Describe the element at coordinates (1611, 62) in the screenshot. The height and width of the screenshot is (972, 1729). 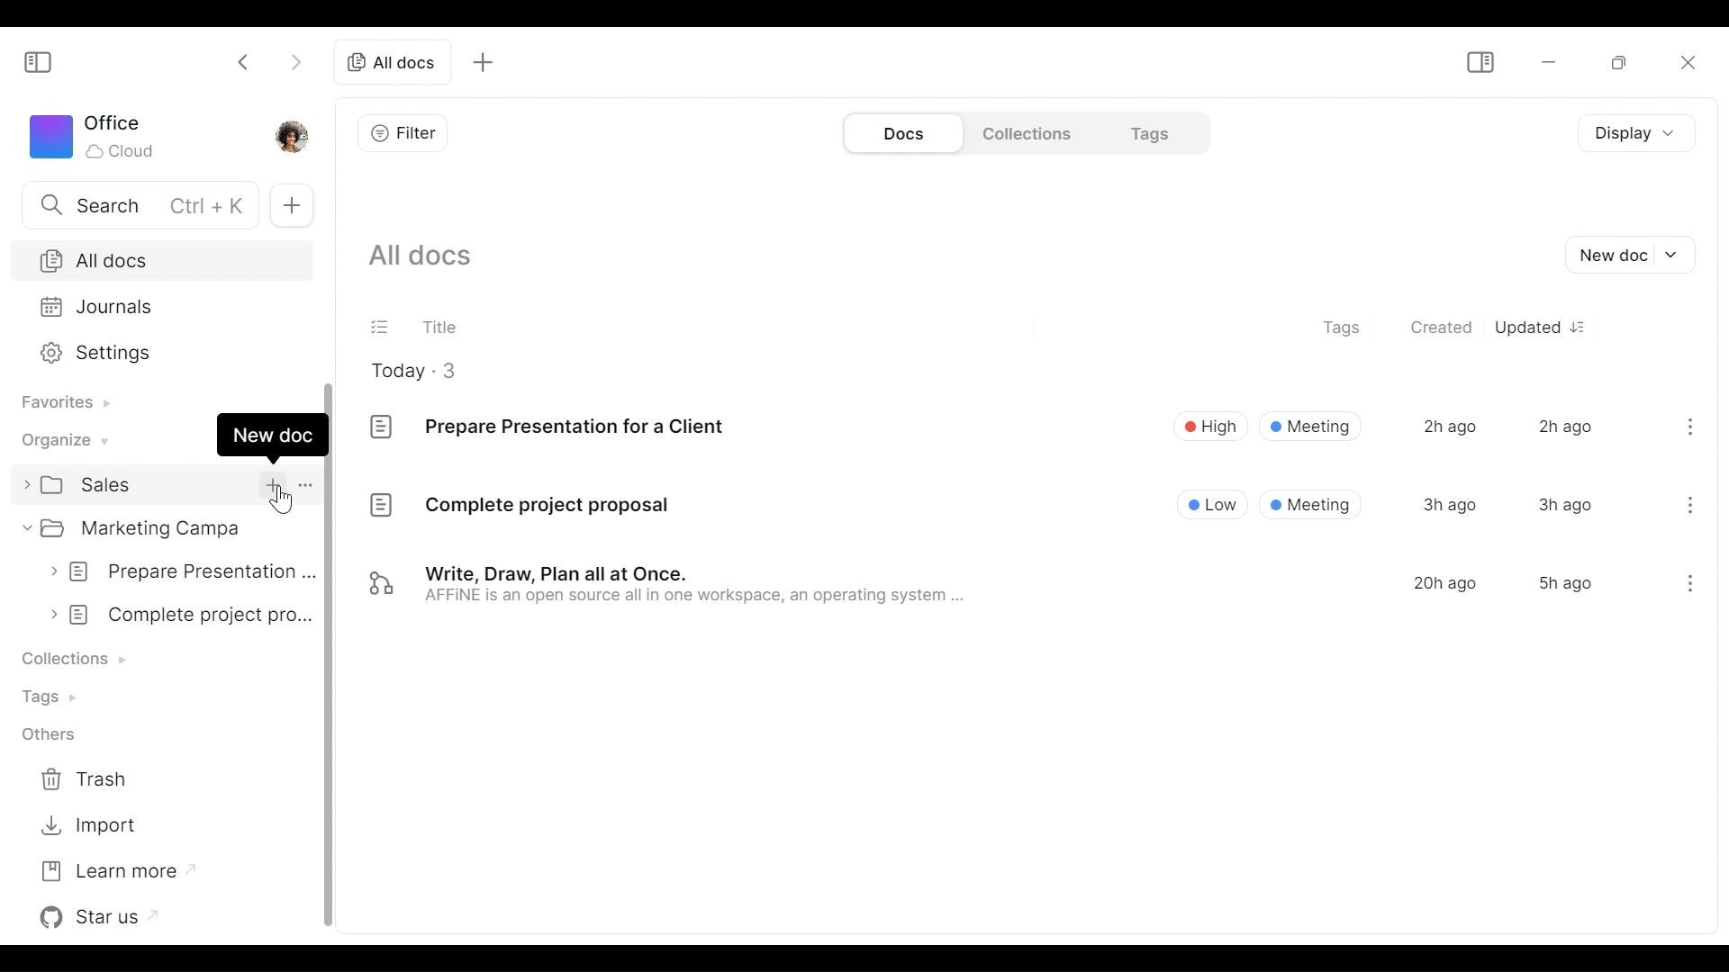
I see `Restore` at that location.